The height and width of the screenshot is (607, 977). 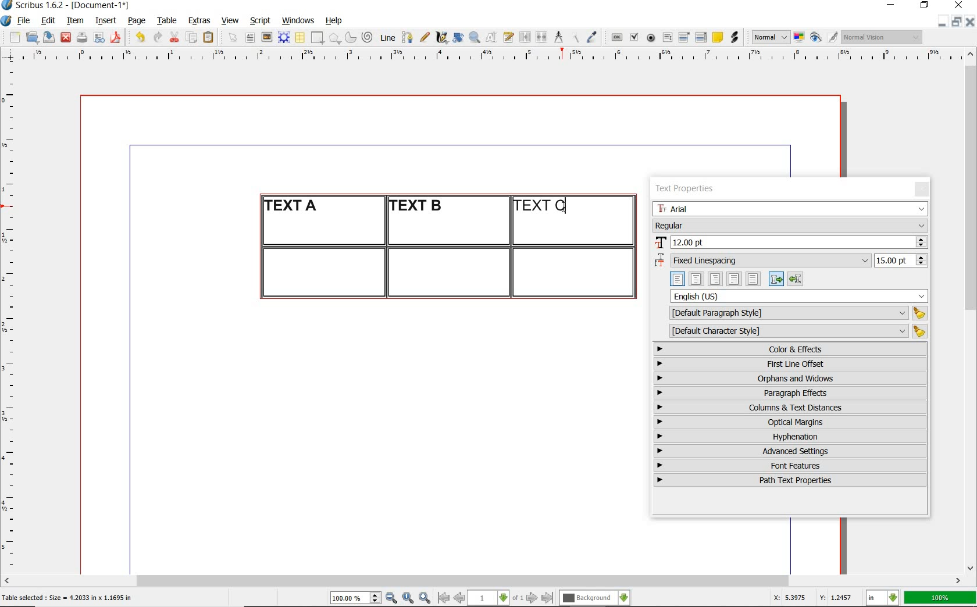 I want to click on close, so click(x=66, y=38).